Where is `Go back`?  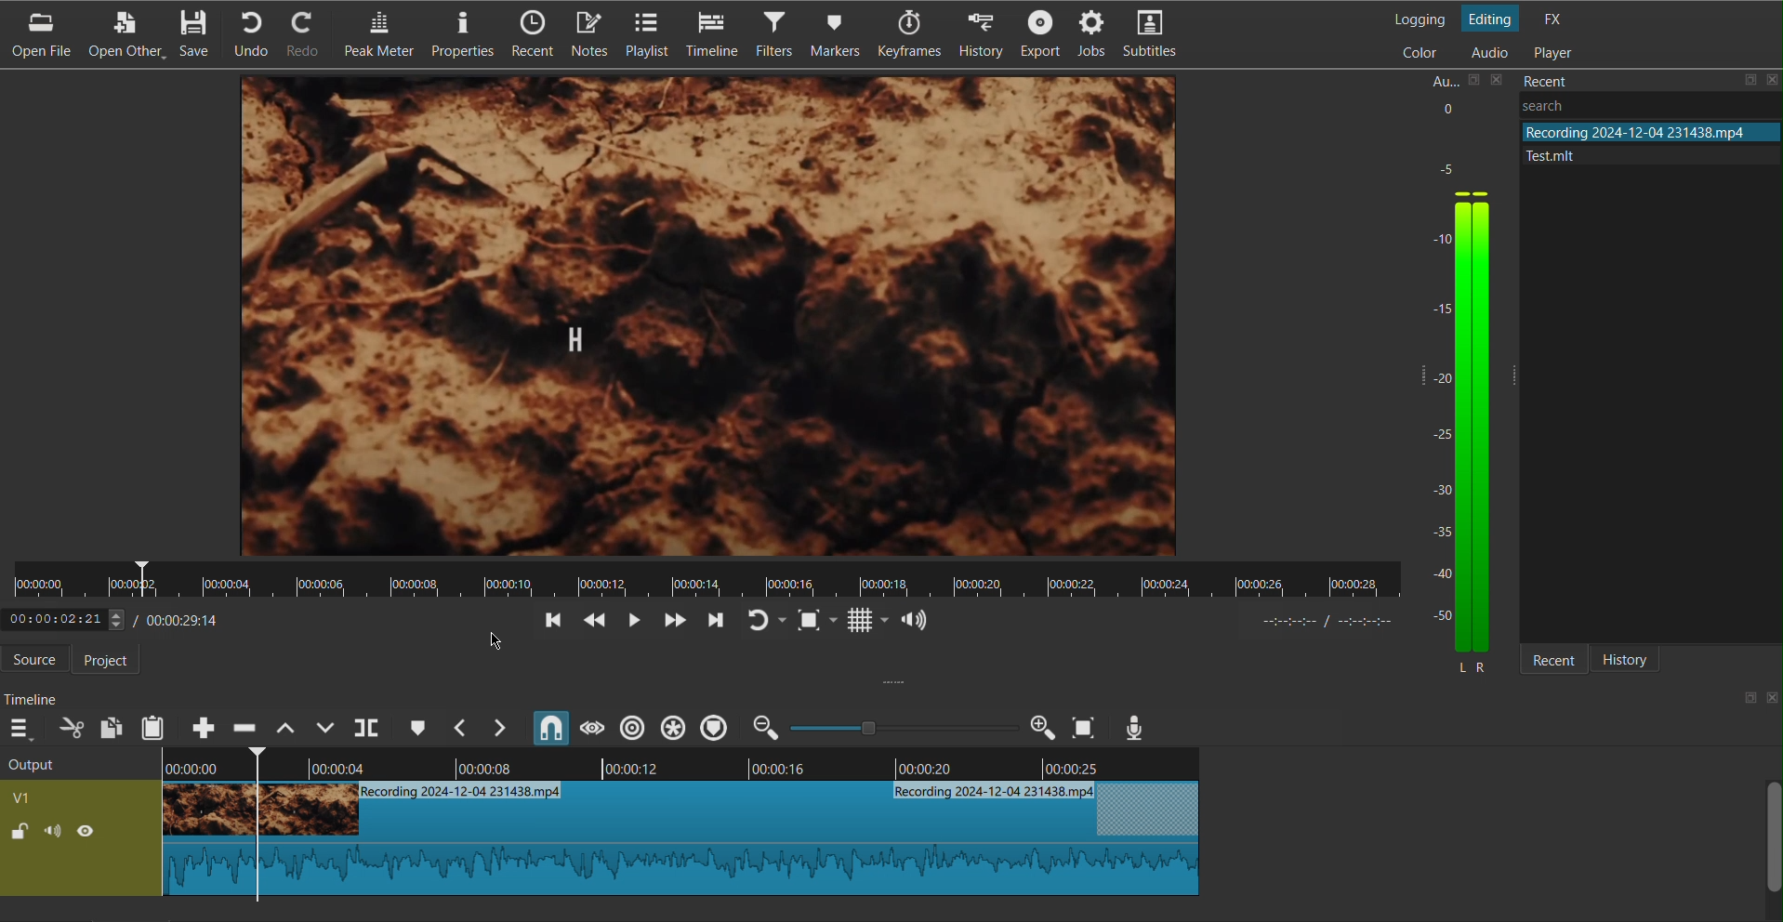 Go back is located at coordinates (552, 622).